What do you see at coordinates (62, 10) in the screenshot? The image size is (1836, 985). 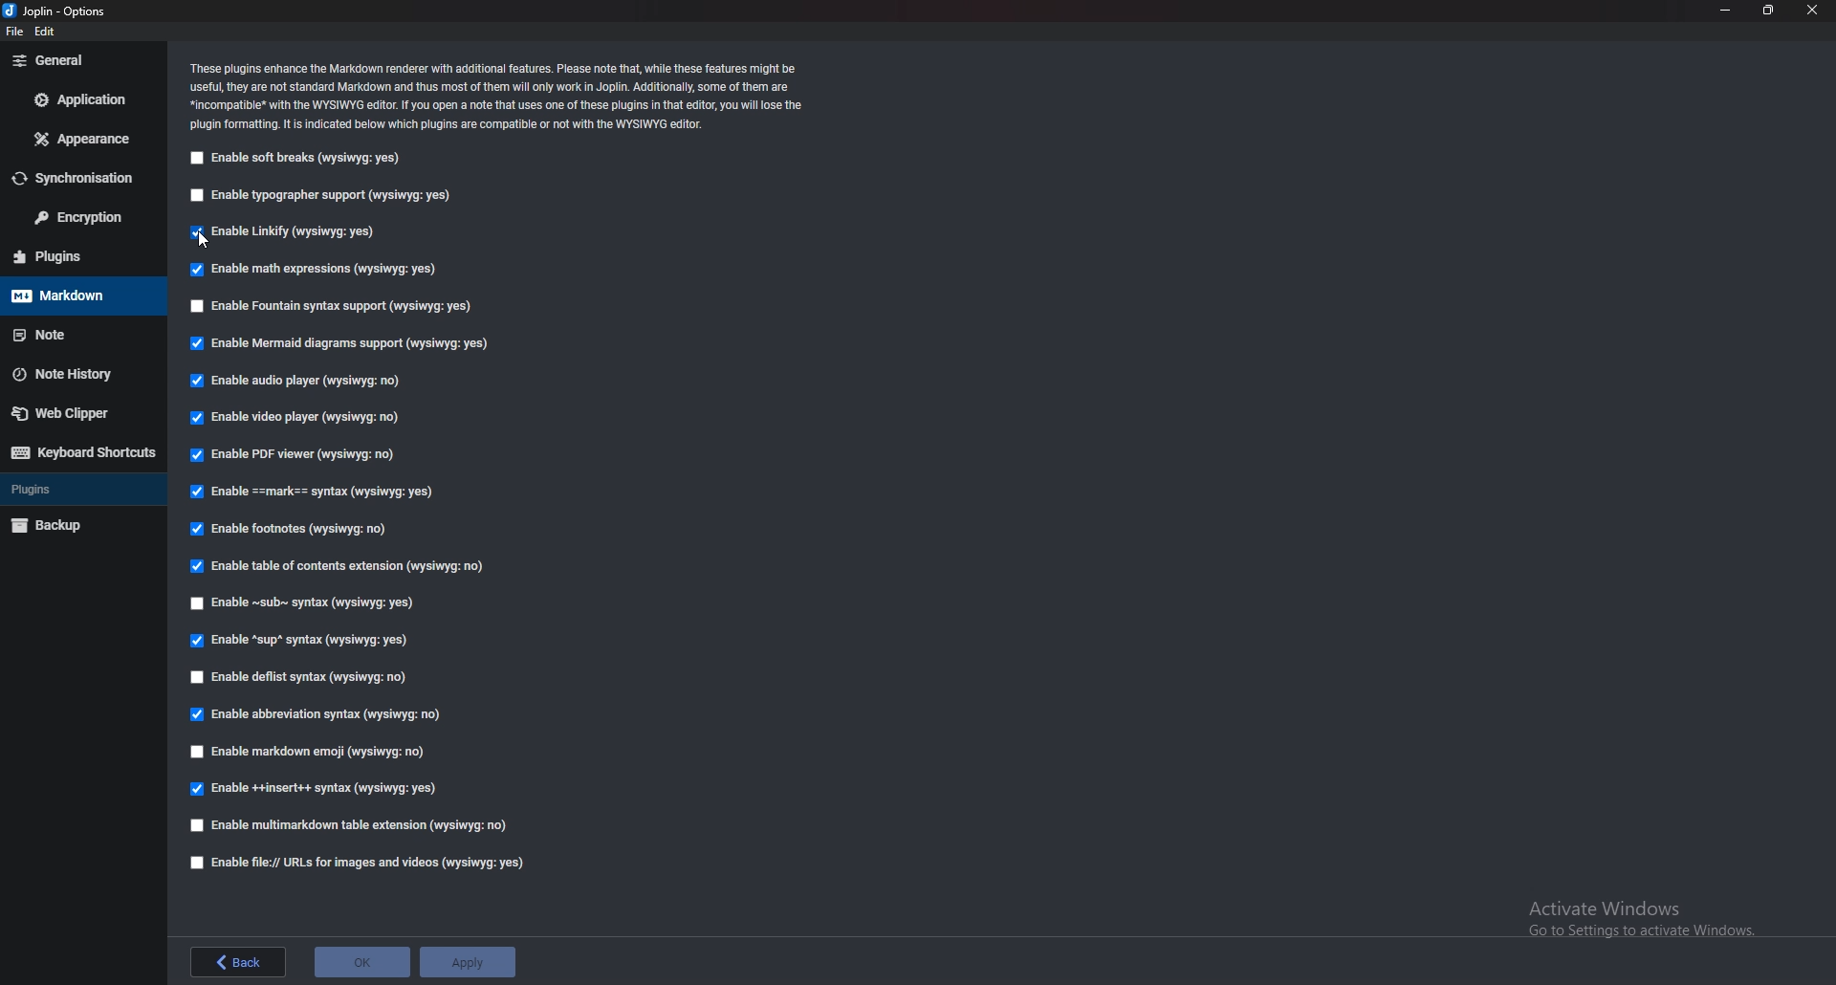 I see `options` at bounding box center [62, 10].